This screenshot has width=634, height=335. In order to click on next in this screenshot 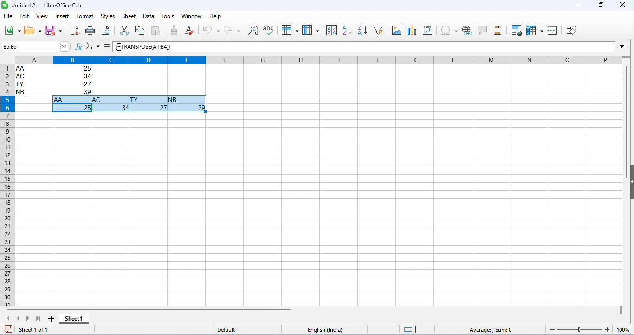, I will do `click(28, 318)`.